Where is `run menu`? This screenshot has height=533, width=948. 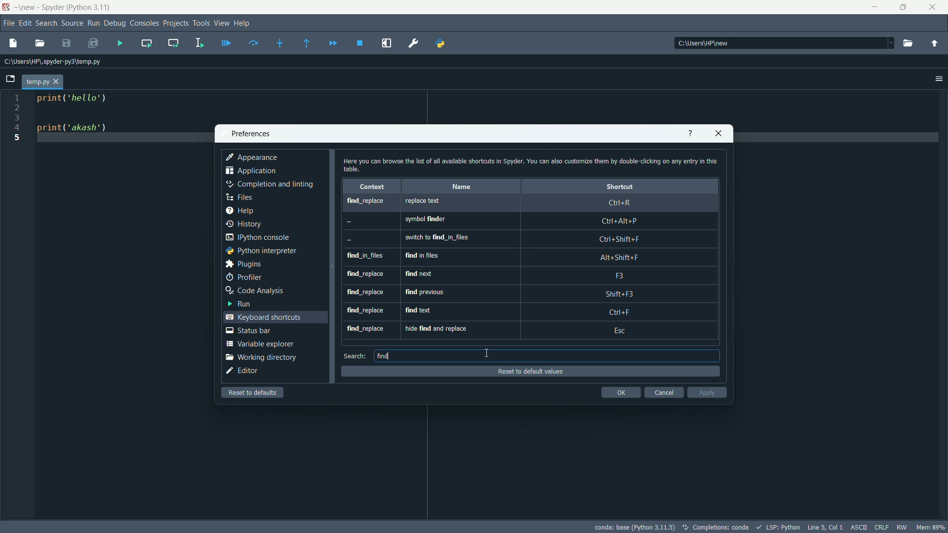
run menu is located at coordinates (93, 24).